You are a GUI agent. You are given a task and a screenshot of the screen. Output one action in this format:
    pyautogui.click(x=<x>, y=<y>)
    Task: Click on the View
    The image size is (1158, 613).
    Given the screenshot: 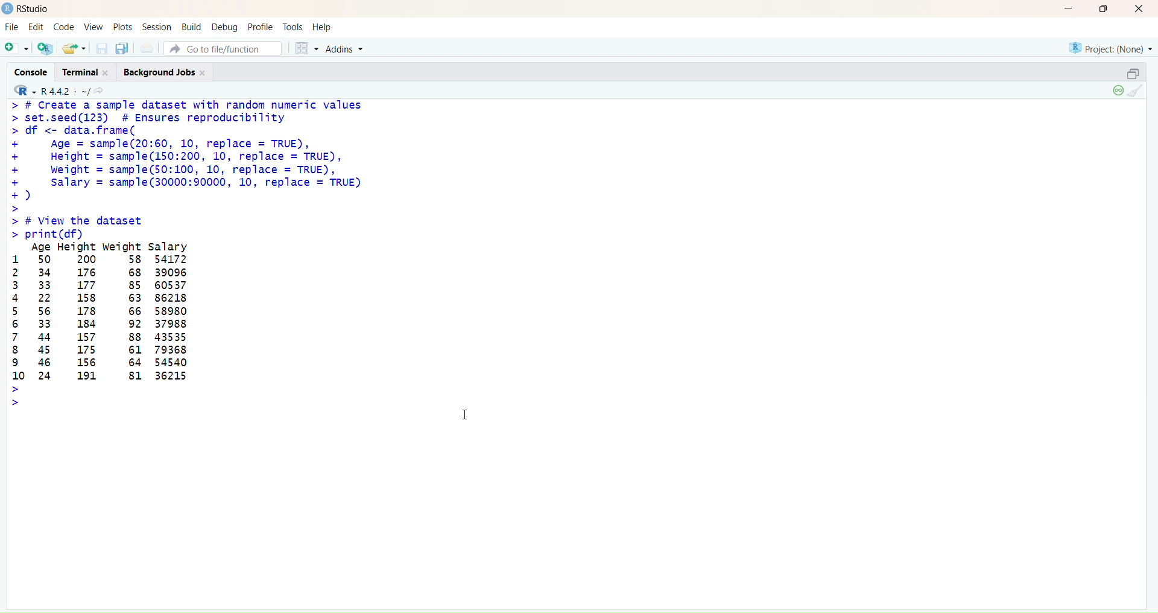 What is the action you would take?
    pyautogui.click(x=93, y=27)
    